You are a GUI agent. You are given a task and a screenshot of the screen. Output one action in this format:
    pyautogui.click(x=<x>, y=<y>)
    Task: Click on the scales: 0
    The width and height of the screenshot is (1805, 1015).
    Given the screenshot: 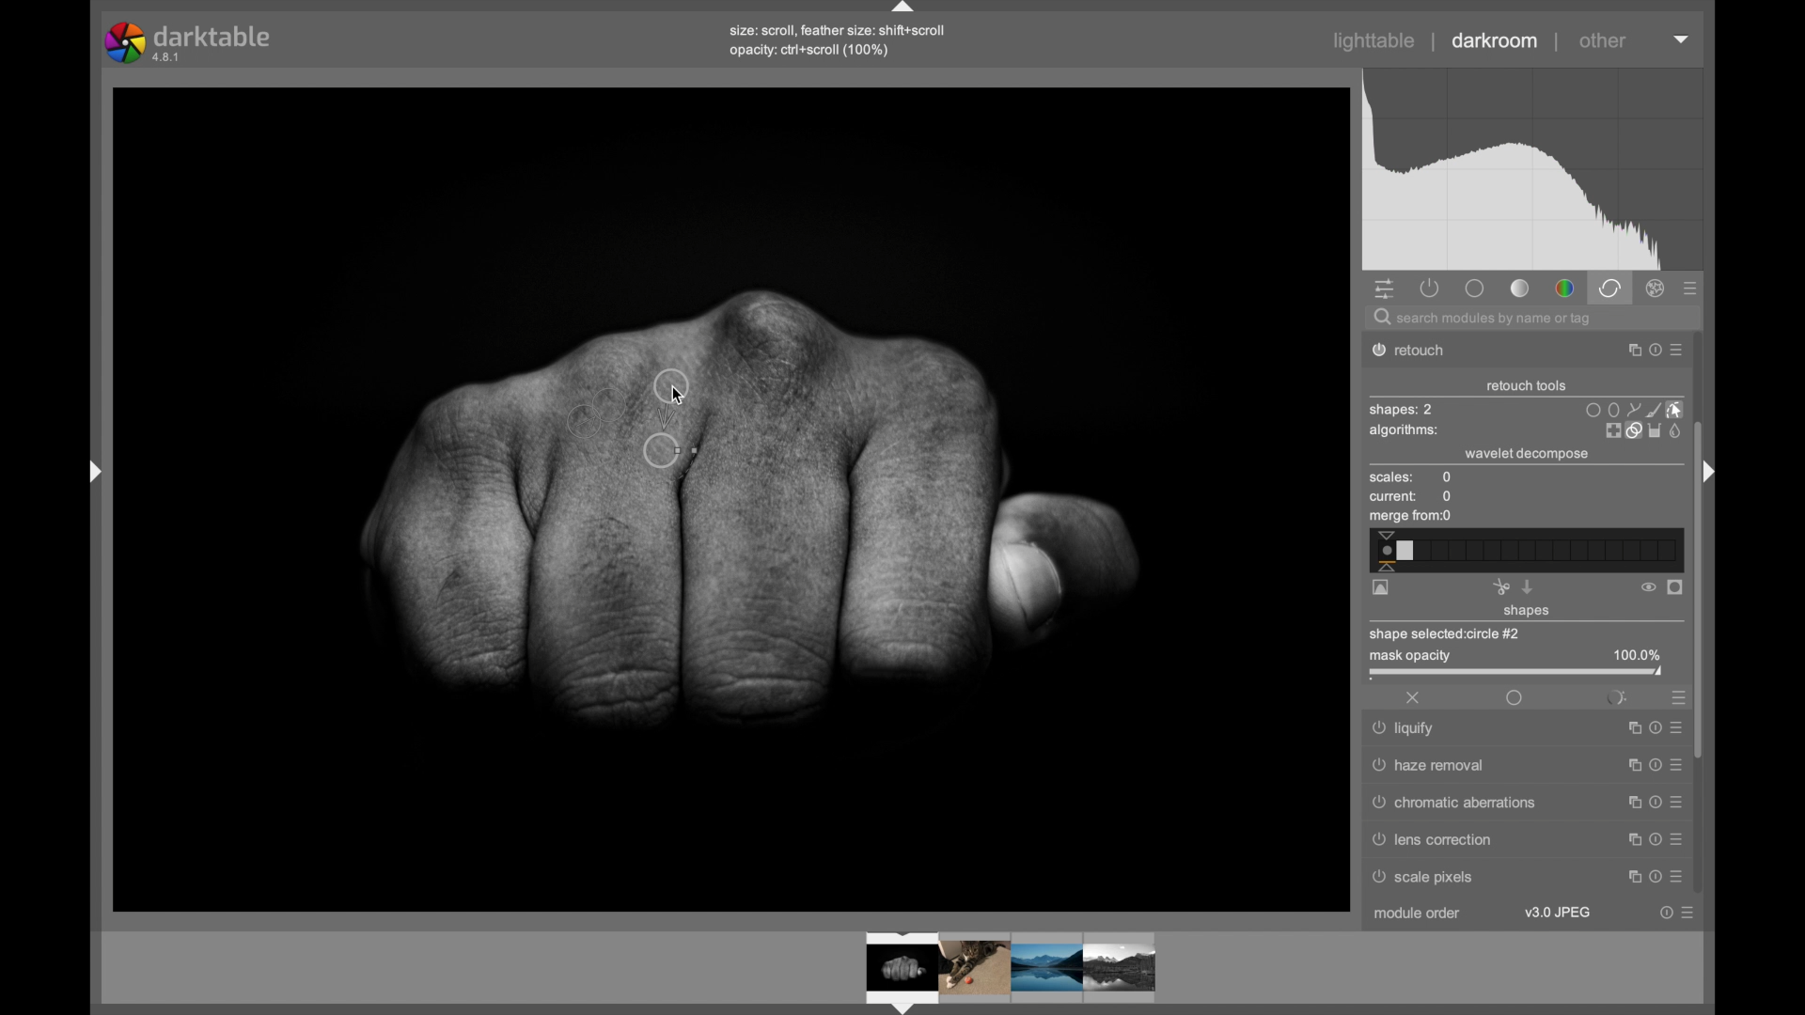 What is the action you would take?
    pyautogui.click(x=1411, y=478)
    